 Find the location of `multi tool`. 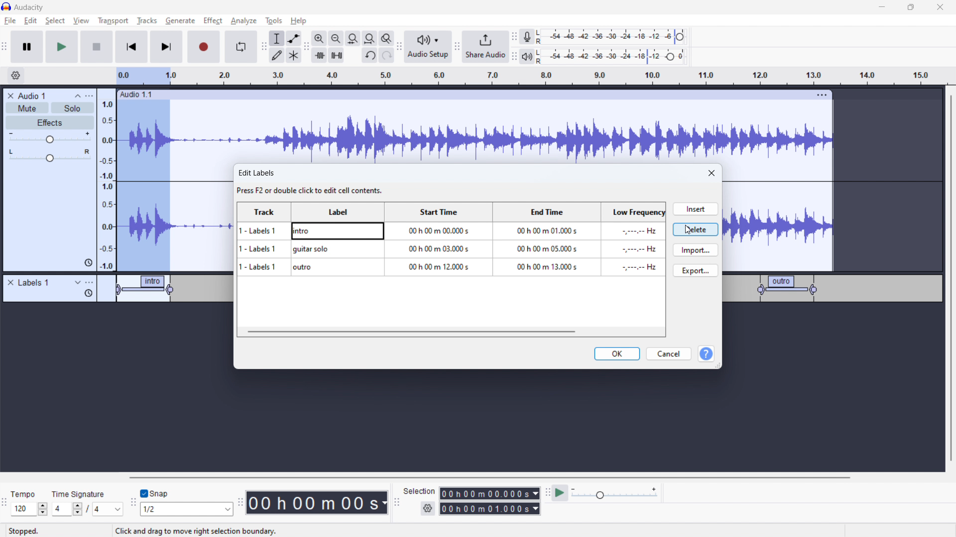

multi tool is located at coordinates (294, 55).